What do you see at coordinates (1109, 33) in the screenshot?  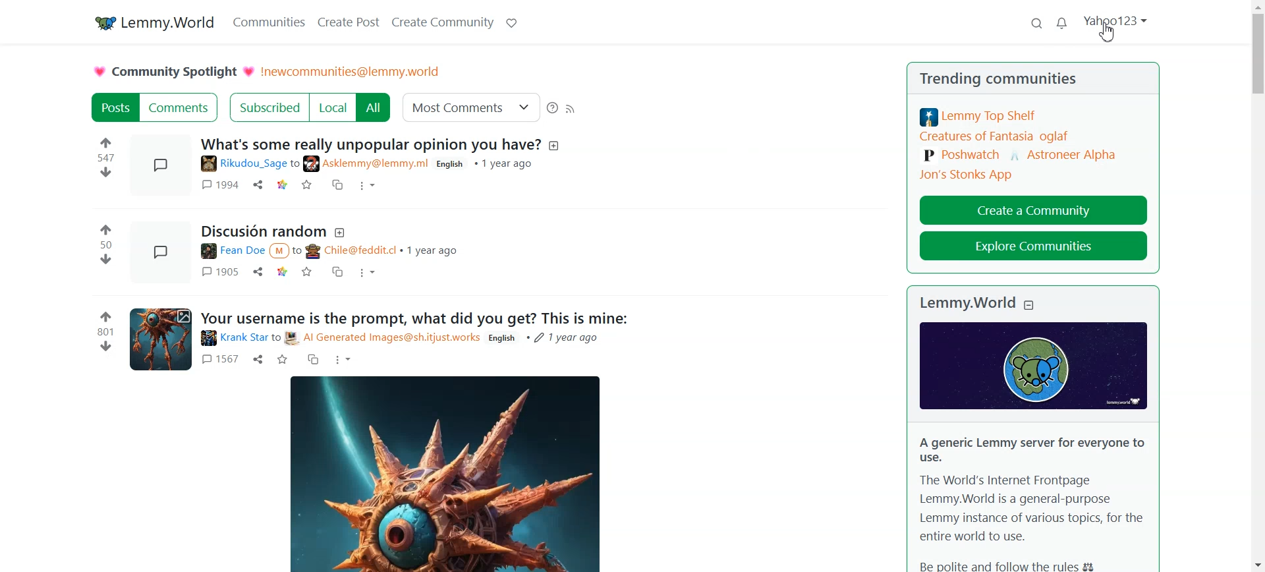 I see `Cursor` at bounding box center [1109, 33].